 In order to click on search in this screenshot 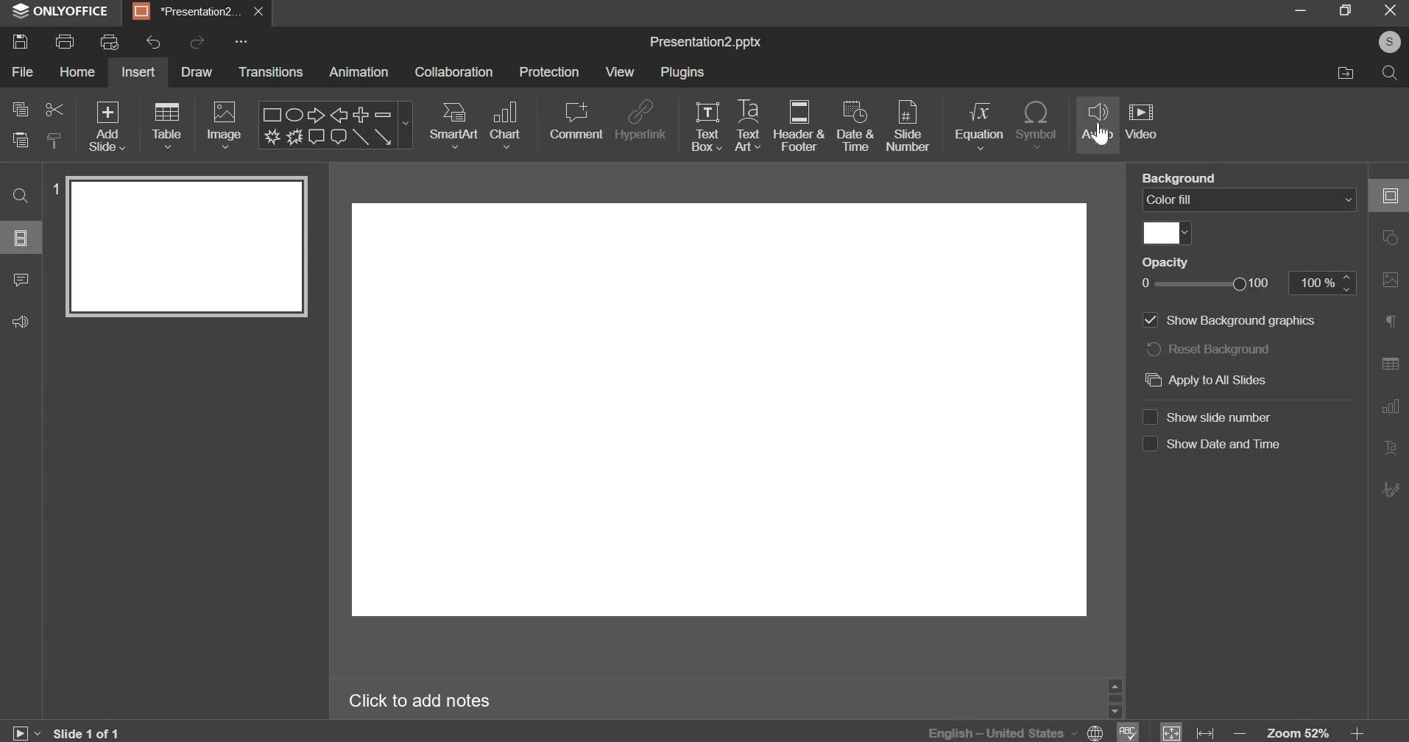, I will do `click(1390, 74)`.